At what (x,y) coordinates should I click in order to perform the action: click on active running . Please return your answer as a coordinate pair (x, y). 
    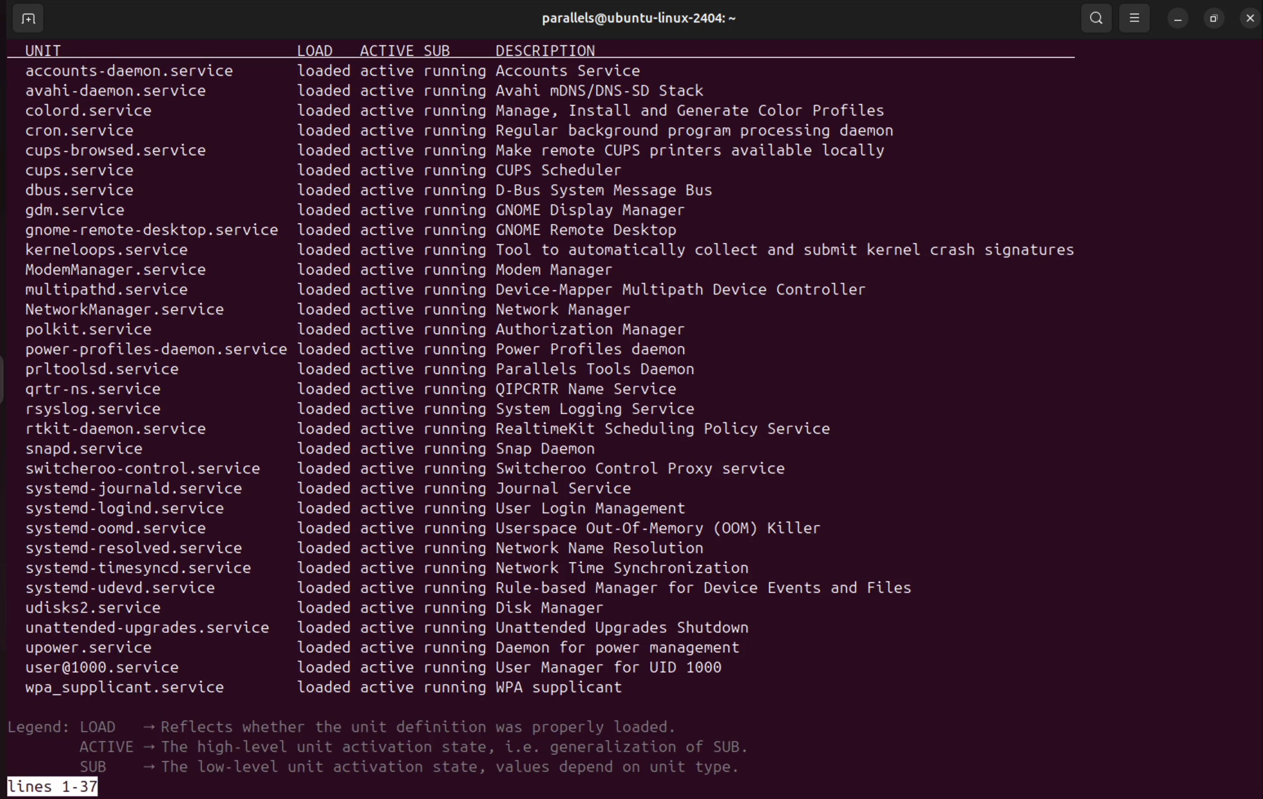
    Looking at the image, I should click on (587, 473).